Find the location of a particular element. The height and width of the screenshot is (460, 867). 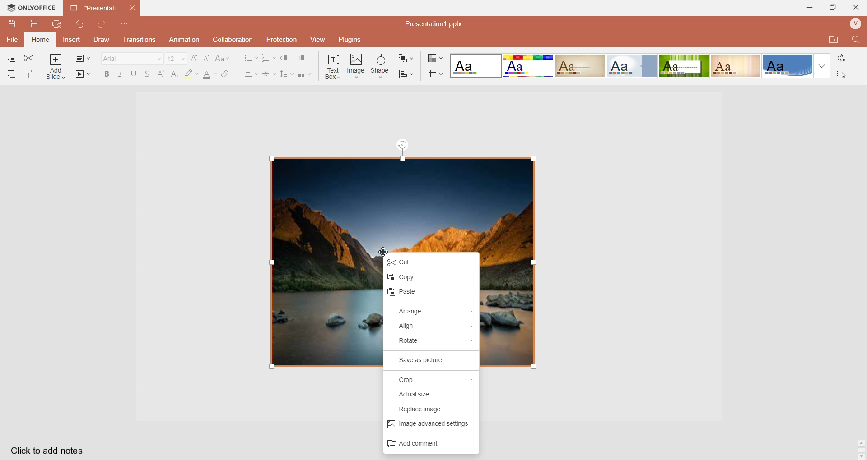

Customize Quick Access Toolbar is located at coordinates (125, 24).